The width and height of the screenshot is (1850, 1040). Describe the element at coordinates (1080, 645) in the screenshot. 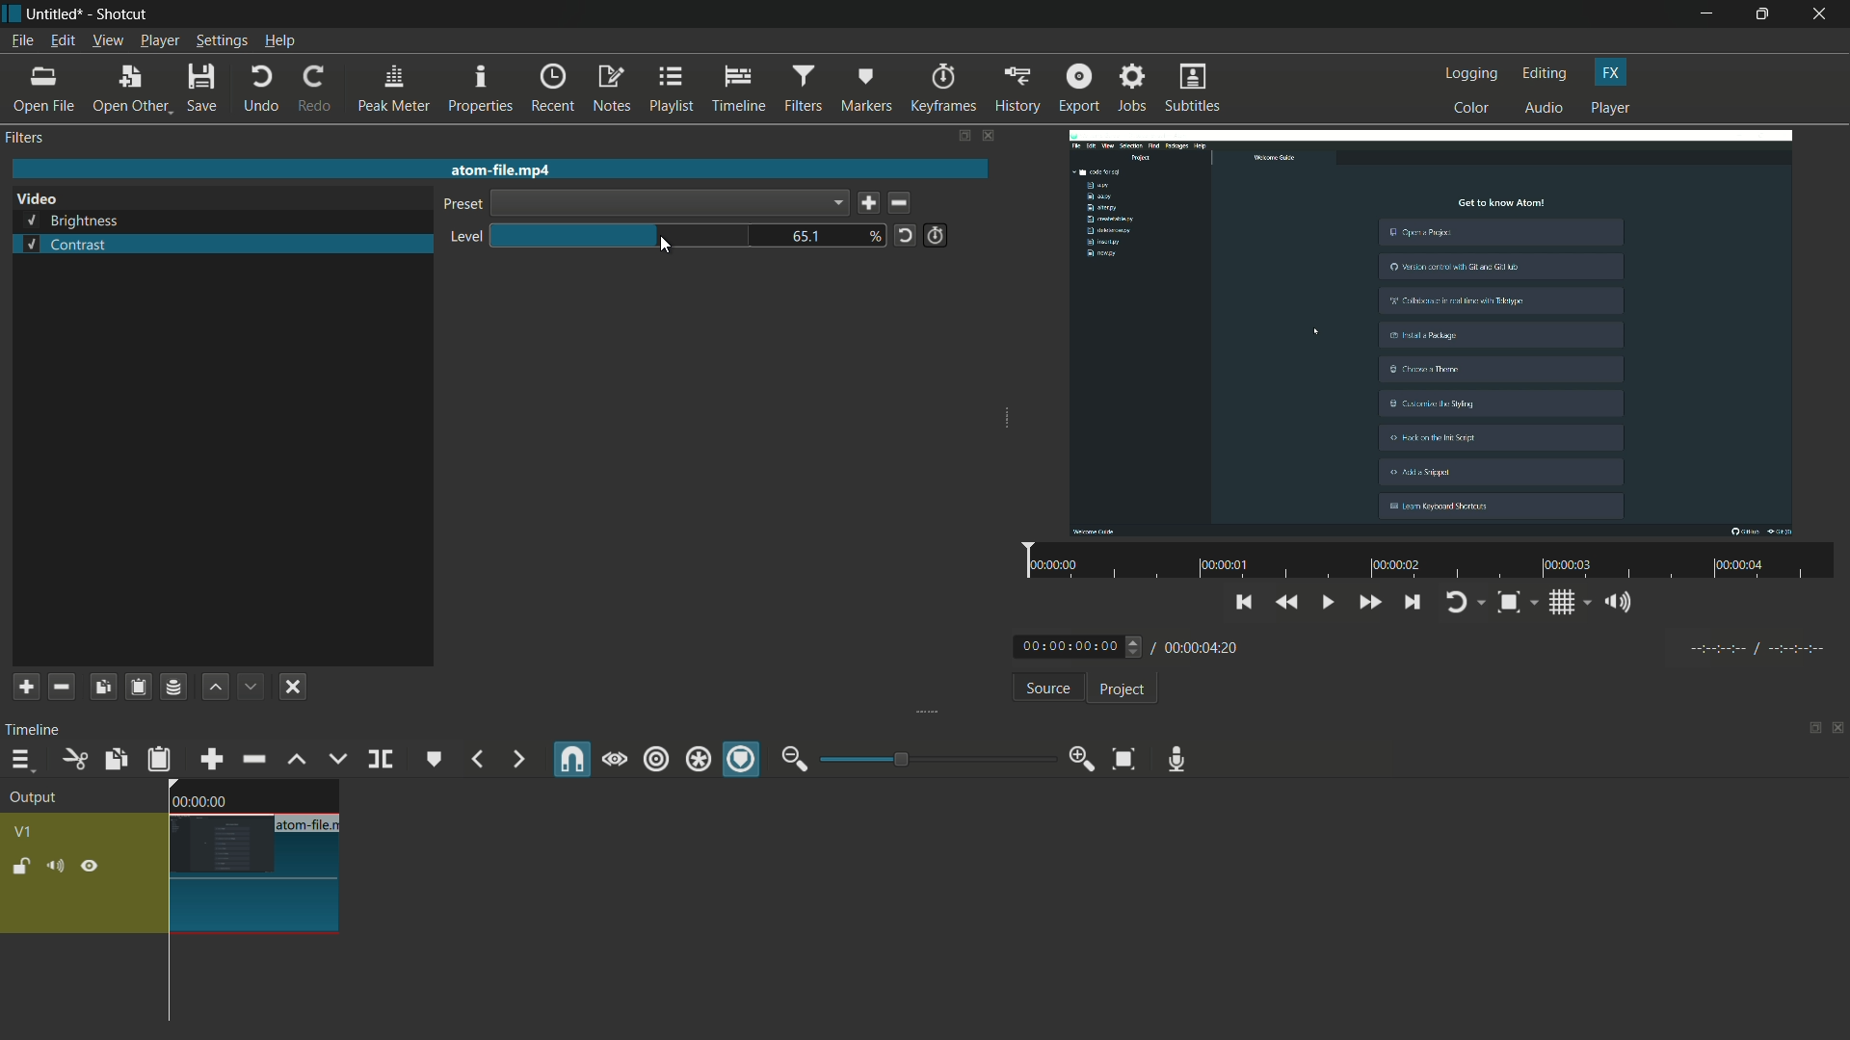

I see `00:00:00:00 (current time)` at that location.